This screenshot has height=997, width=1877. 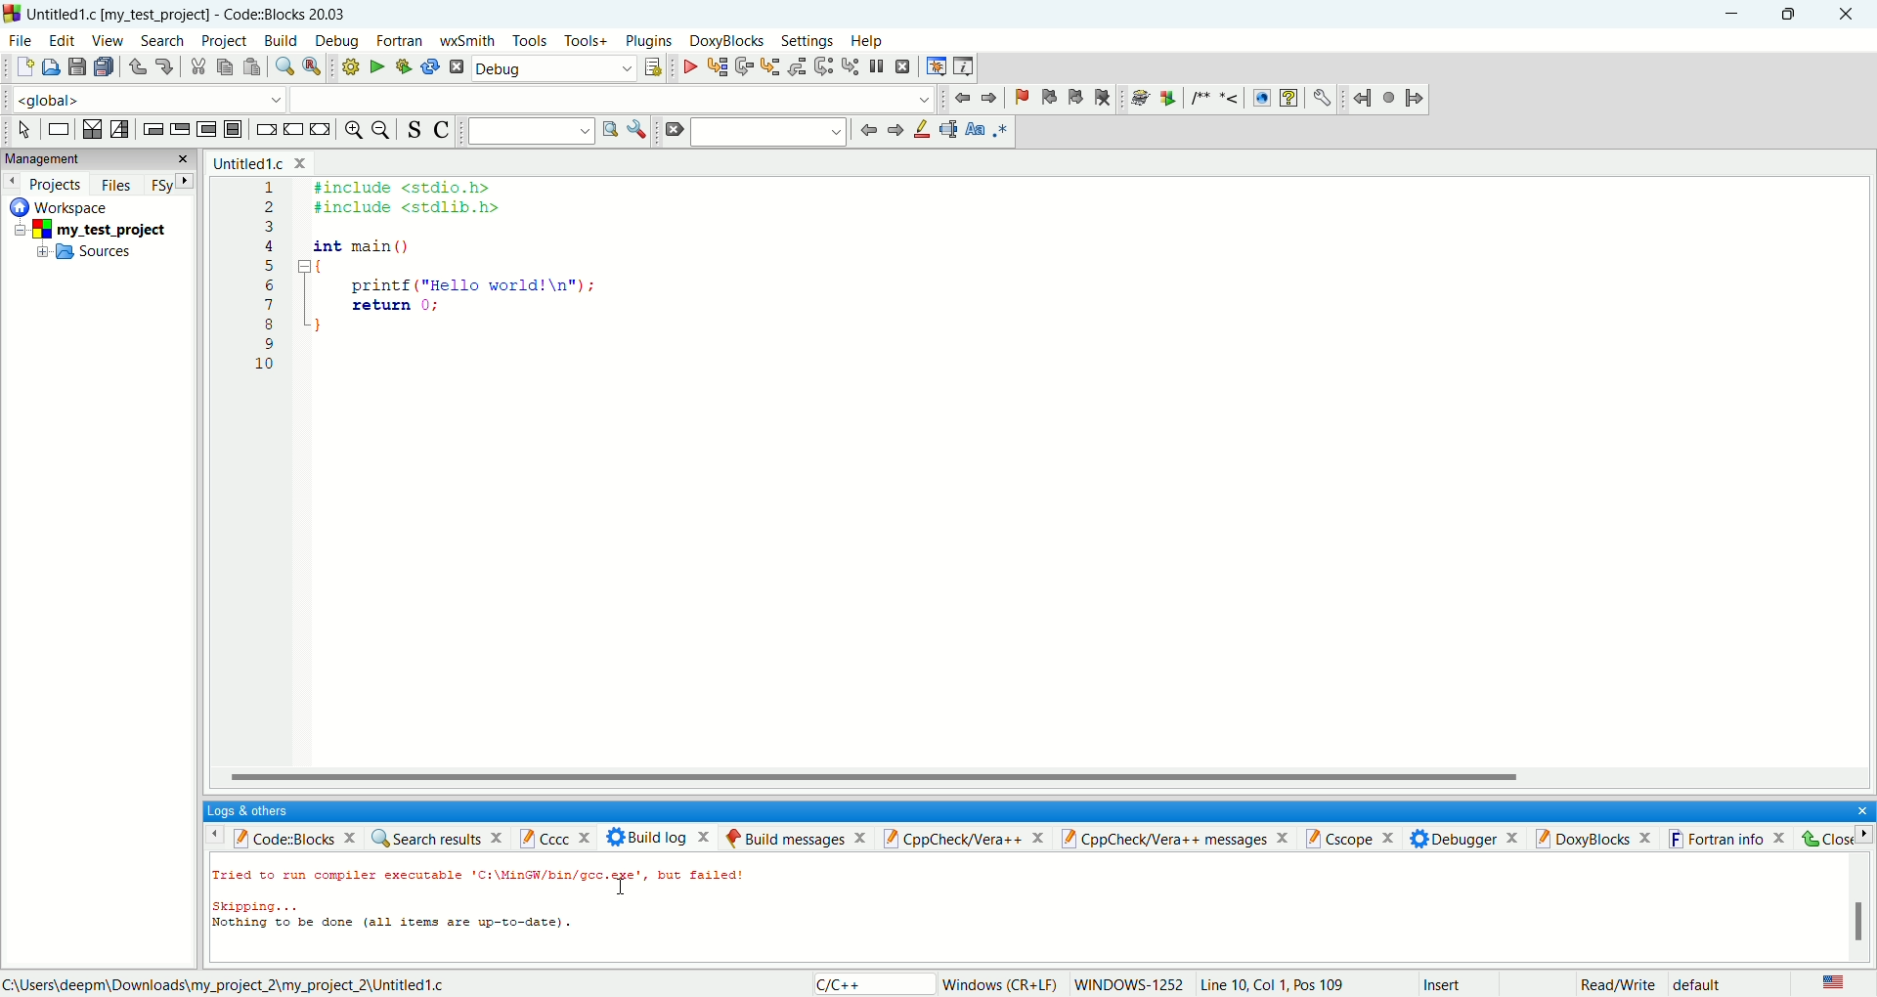 I want to click on jump forward, so click(x=895, y=131).